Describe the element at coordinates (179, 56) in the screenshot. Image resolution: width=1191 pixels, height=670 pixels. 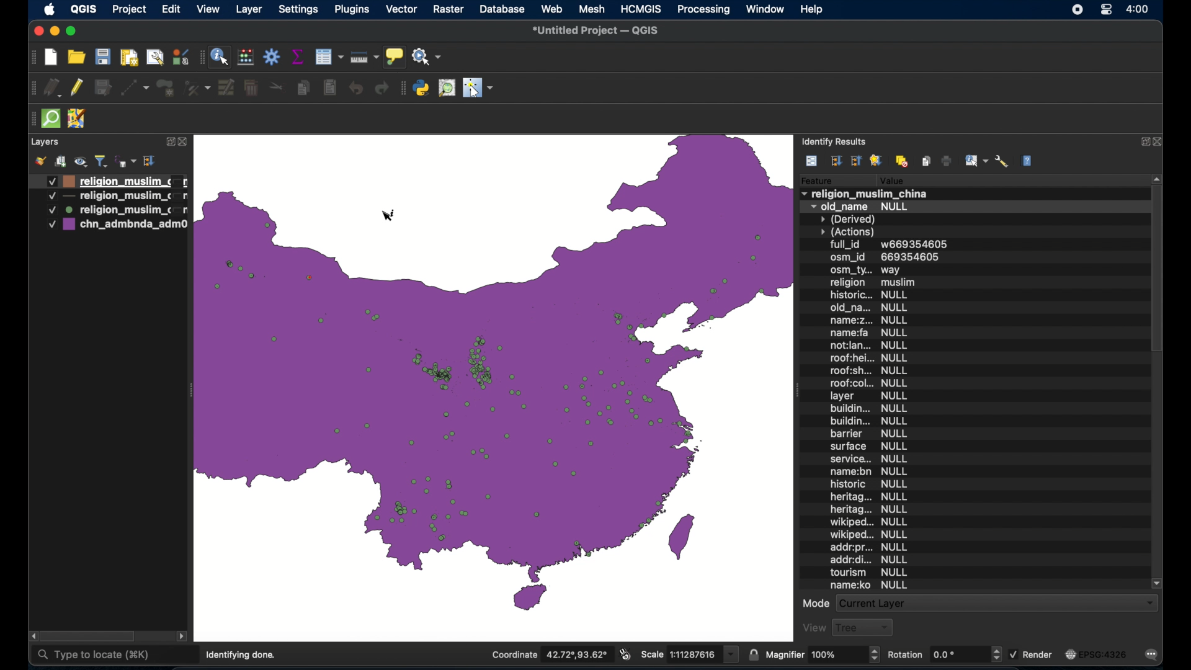
I see `styling manager` at that location.